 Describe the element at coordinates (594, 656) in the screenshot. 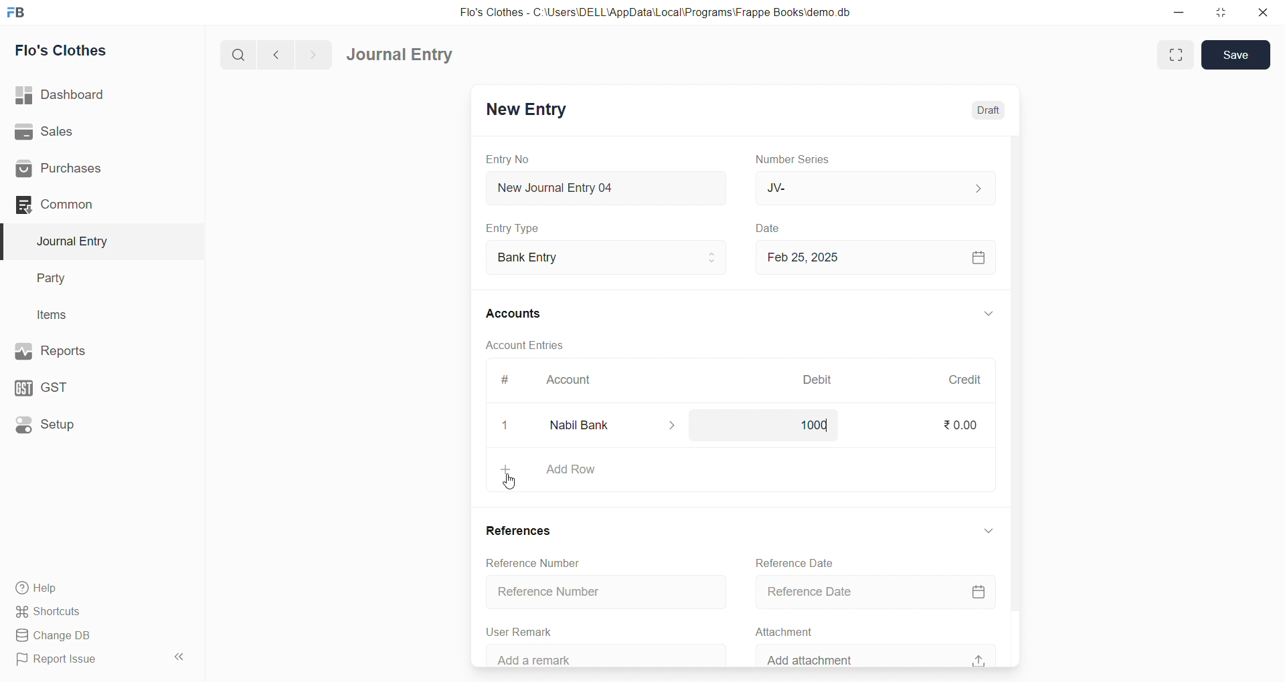

I see `Add a remark` at that location.